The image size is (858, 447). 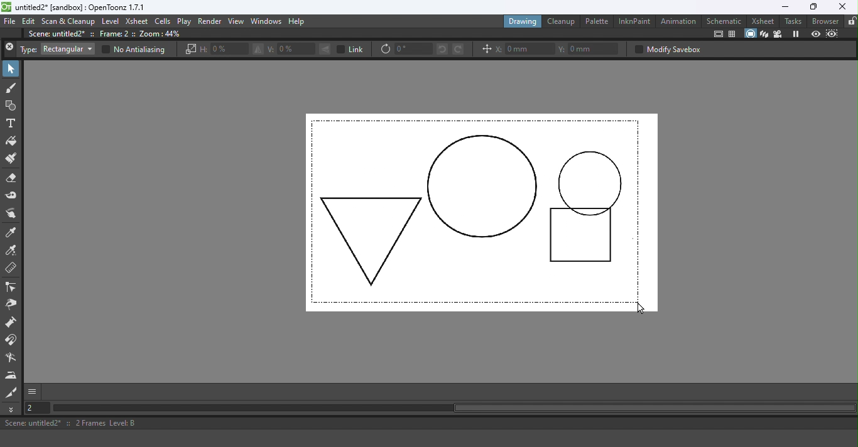 What do you see at coordinates (667, 49) in the screenshot?
I see `Modify savebox` at bounding box center [667, 49].